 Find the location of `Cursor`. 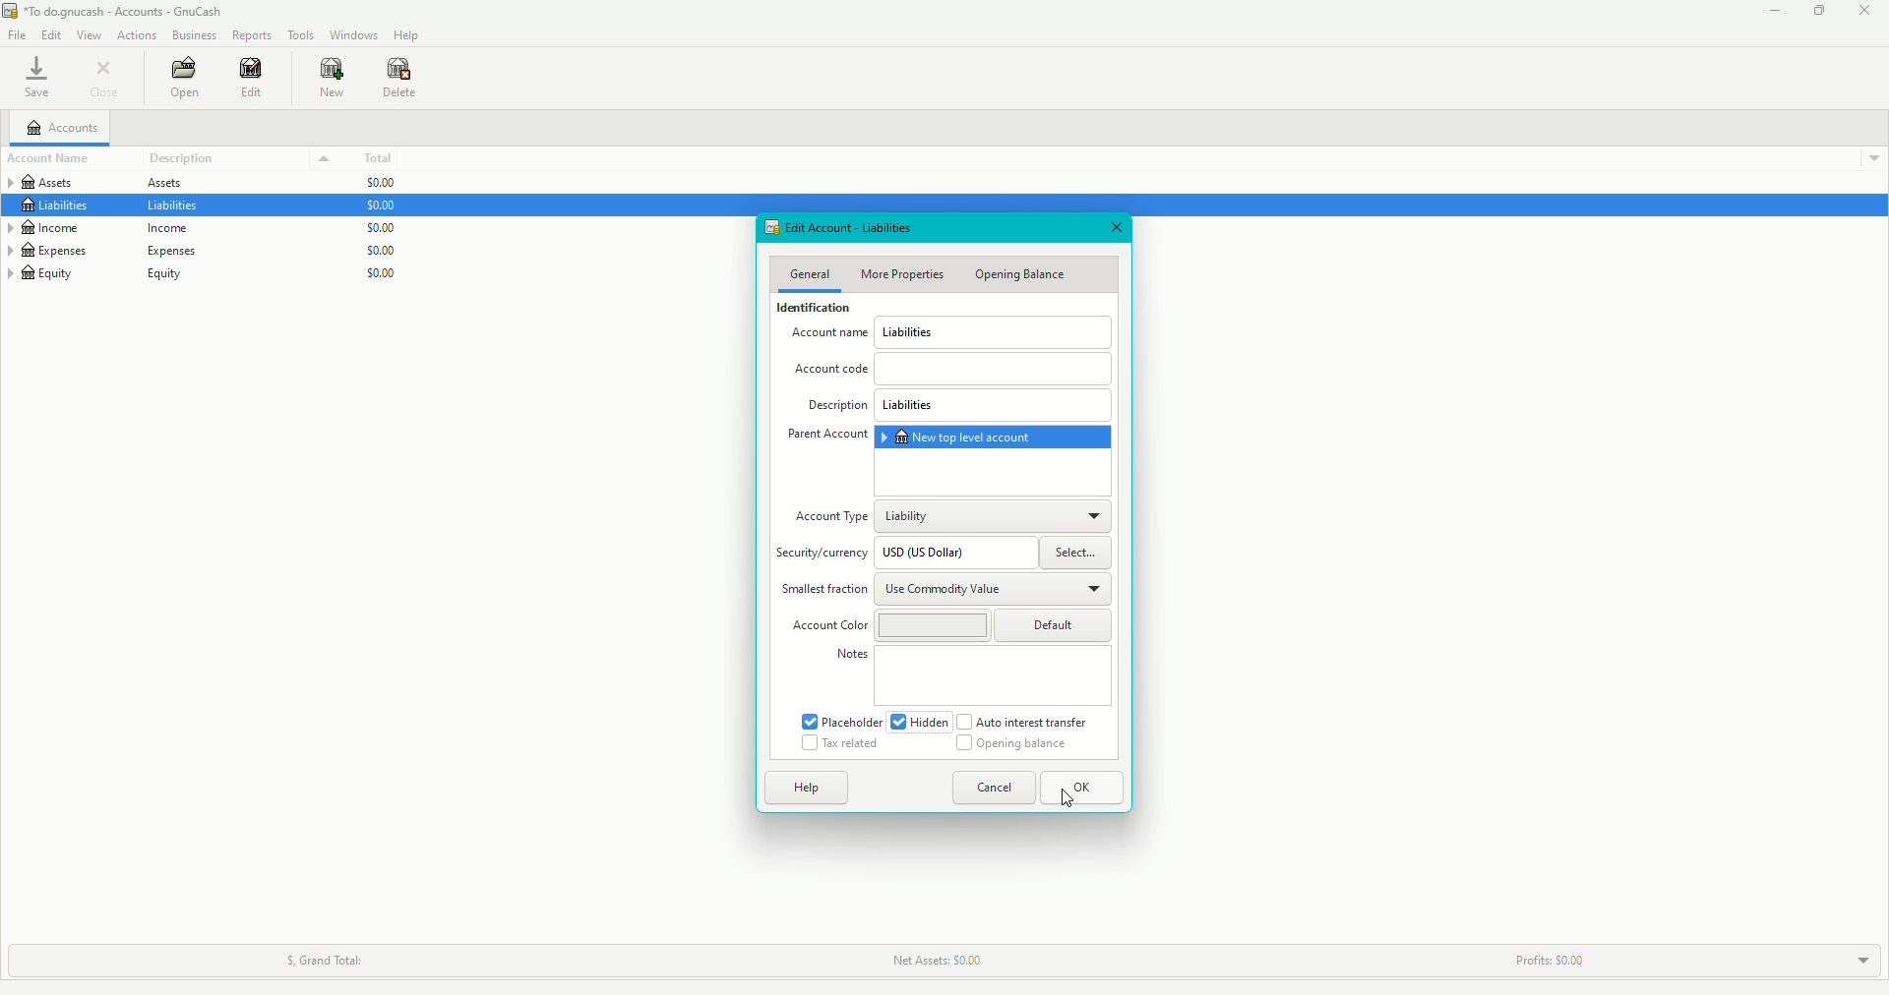

Cursor is located at coordinates (1068, 794).